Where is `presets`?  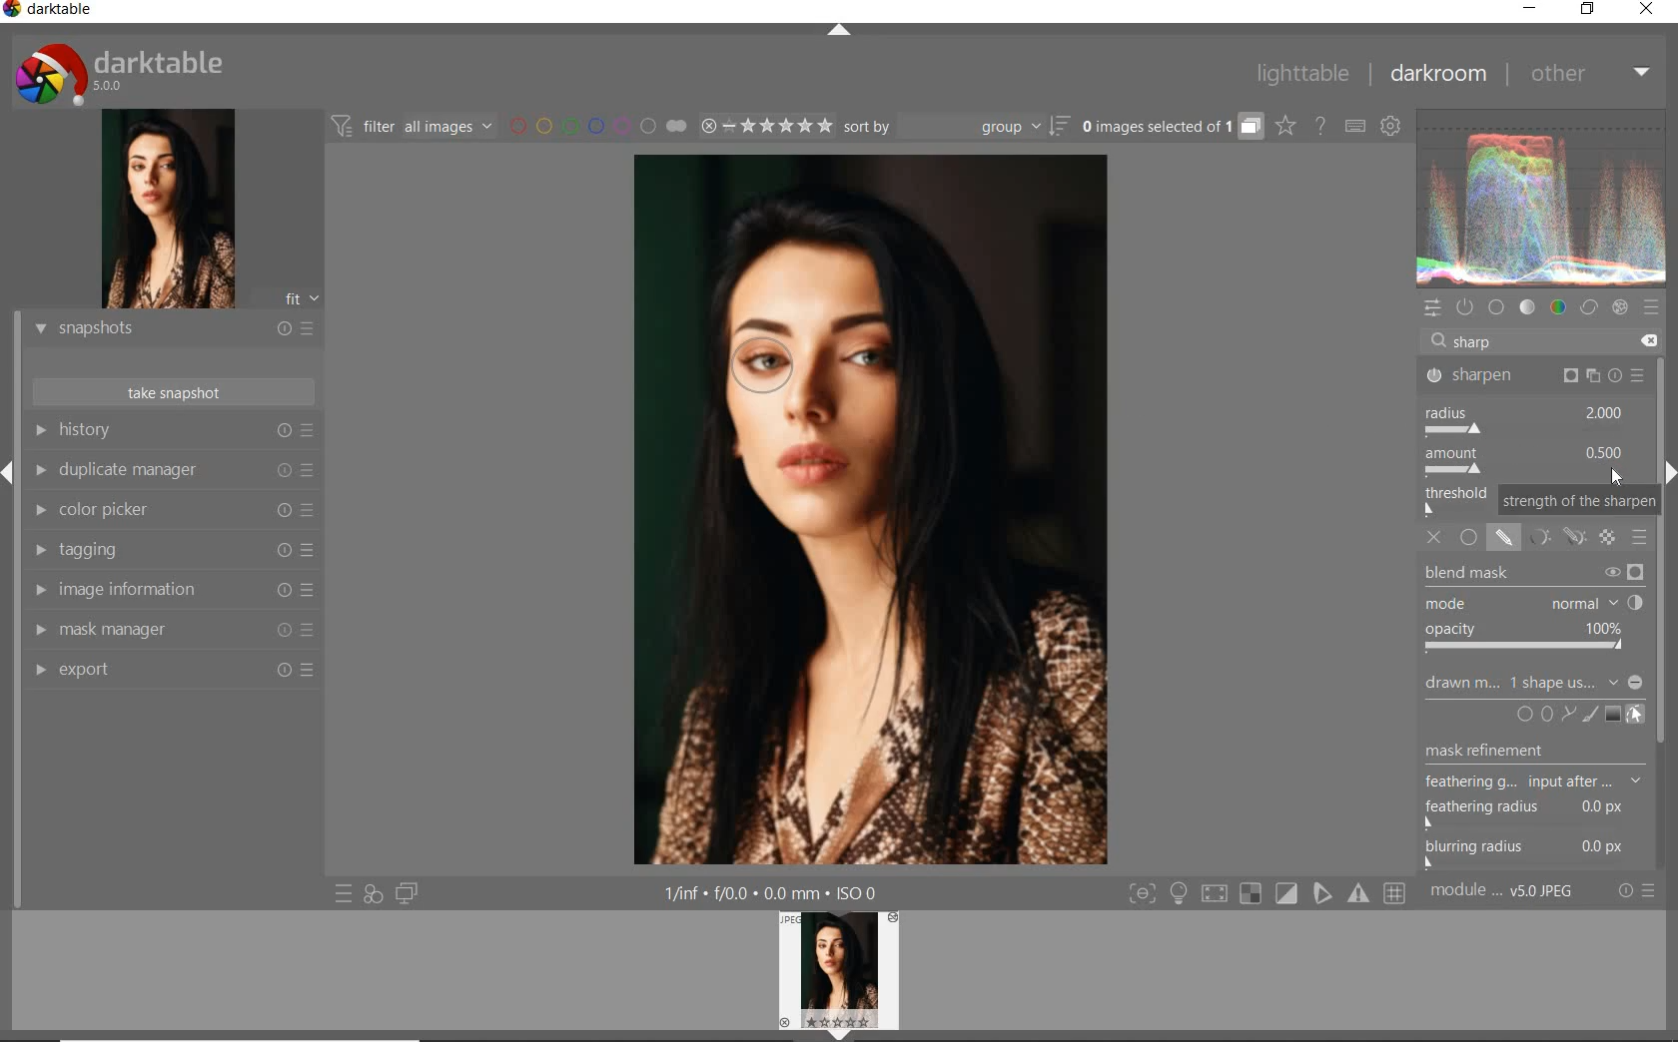
presets is located at coordinates (1654, 309).